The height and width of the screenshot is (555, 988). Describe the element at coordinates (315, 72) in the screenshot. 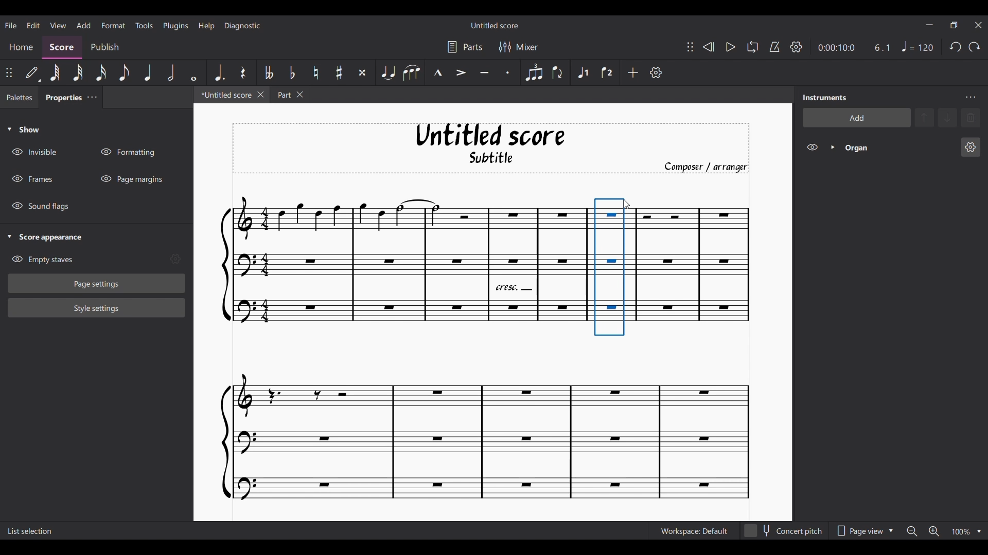

I see `Toggle nature` at that location.